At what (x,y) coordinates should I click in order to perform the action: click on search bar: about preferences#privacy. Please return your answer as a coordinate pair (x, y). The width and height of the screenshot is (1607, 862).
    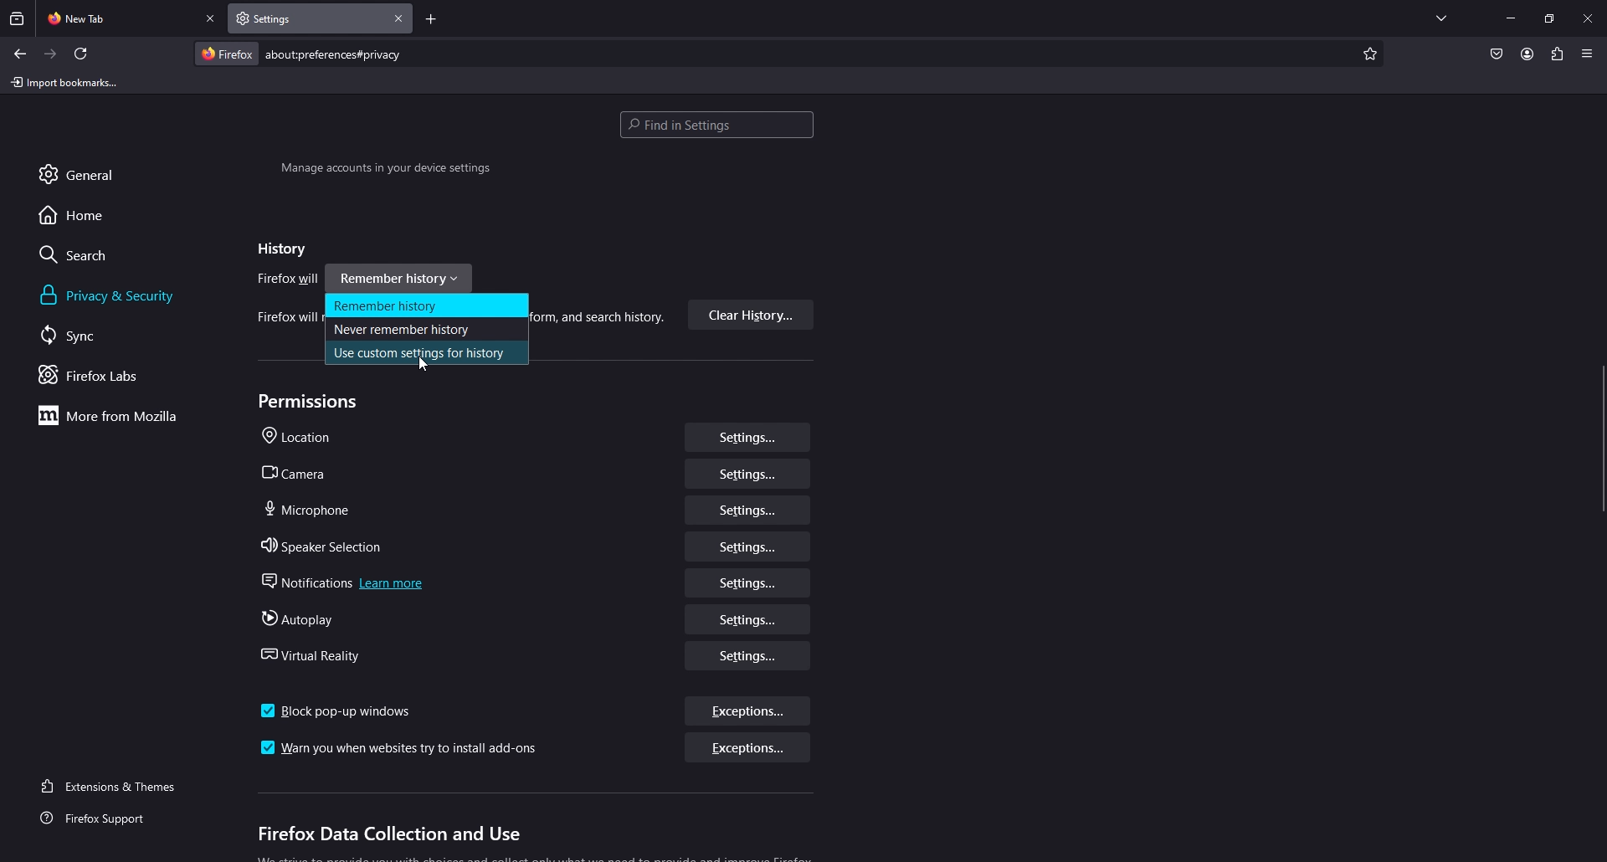
    Looking at the image, I should click on (331, 54).